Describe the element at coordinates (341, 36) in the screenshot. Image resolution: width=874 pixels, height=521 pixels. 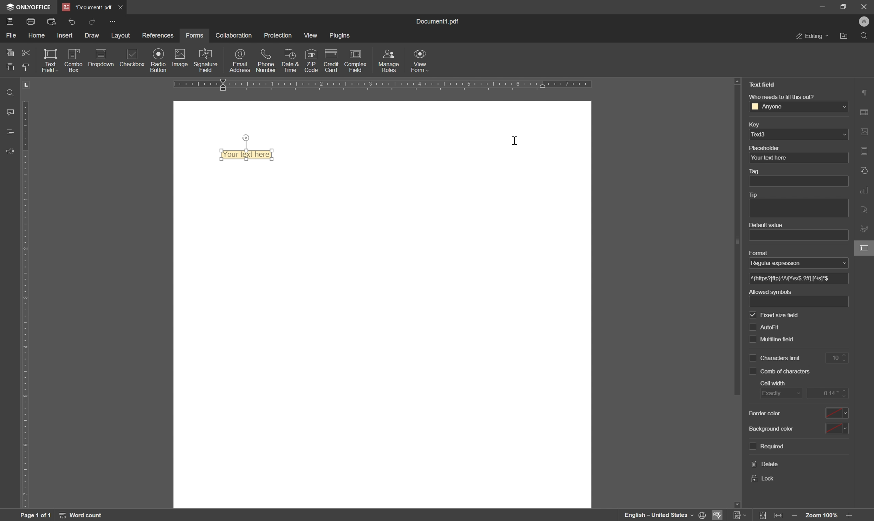
I see `plugins` at that location.